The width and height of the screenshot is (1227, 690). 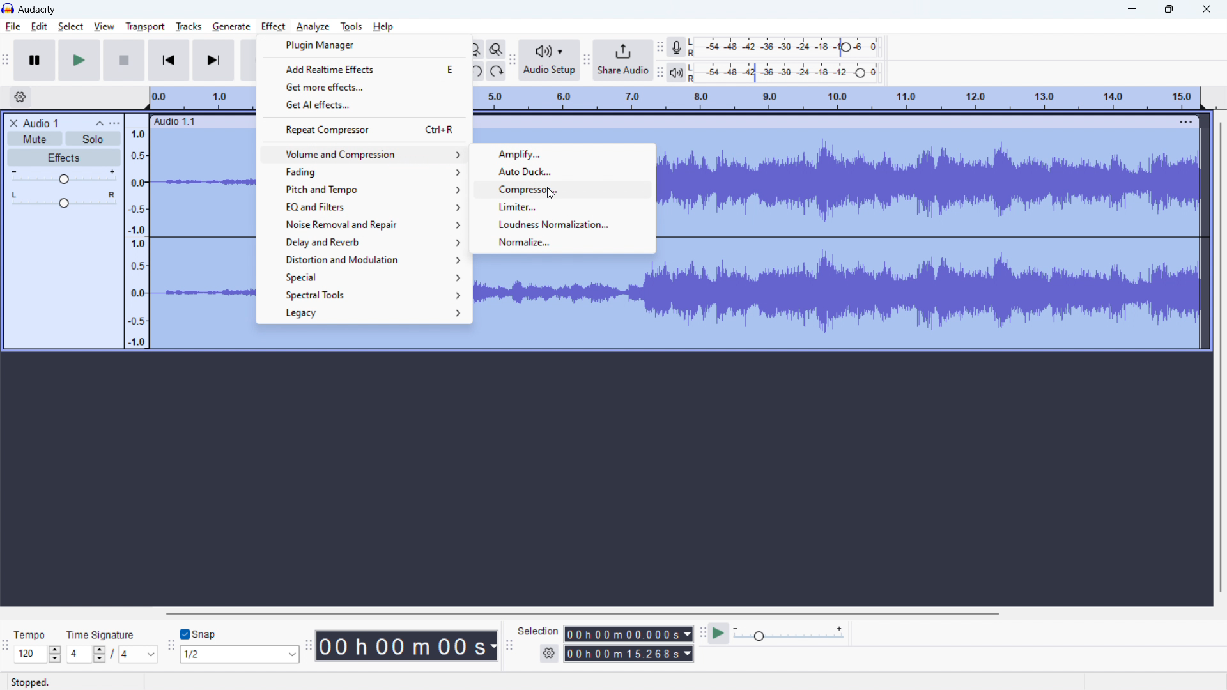 What do you see at coordinates (39, 681) in the screenshot?
I see `Stopped` at bounding box center [39, 681].